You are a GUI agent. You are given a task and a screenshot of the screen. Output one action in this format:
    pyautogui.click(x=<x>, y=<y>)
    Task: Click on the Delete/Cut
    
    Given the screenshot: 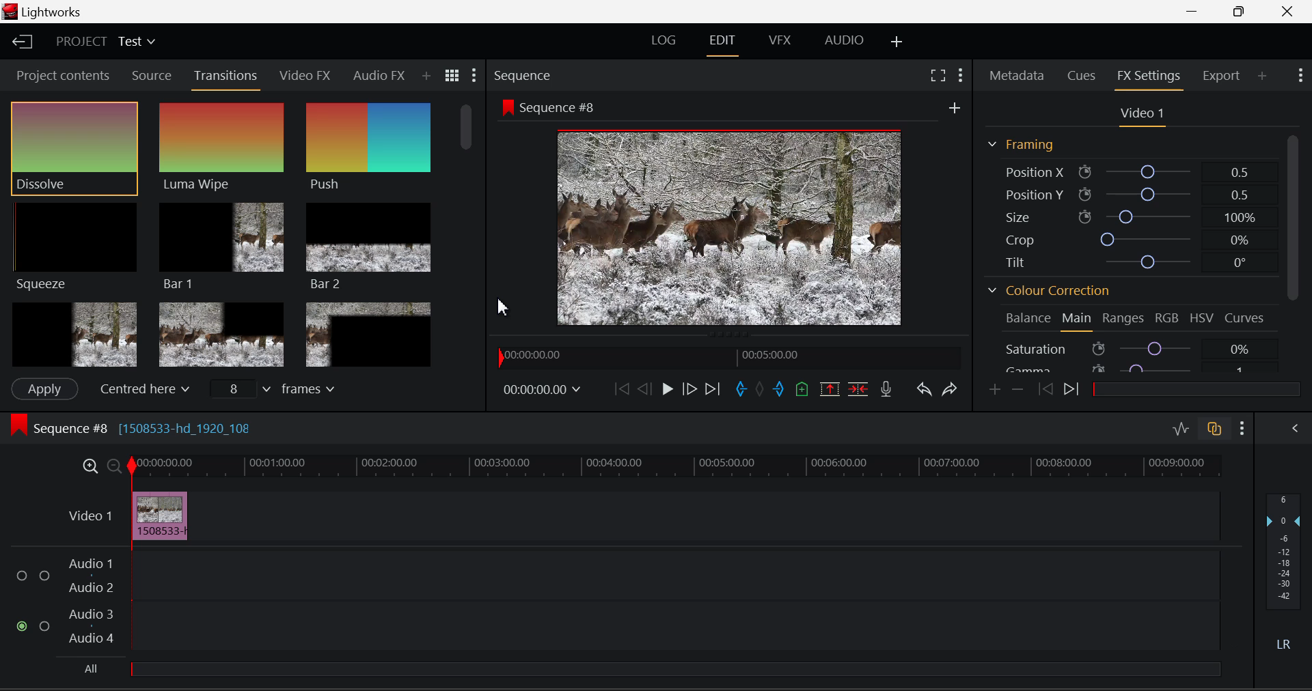 What is the action you would take?
    pyautogui.click(x=860, y=390)
    